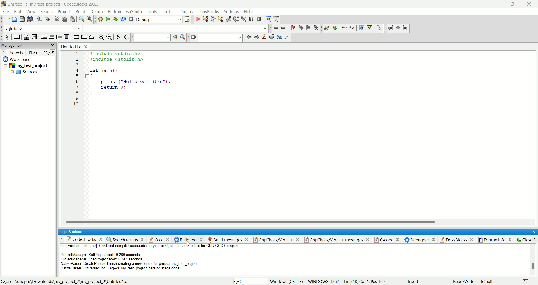  I want to click on paste, so click(72, 19).